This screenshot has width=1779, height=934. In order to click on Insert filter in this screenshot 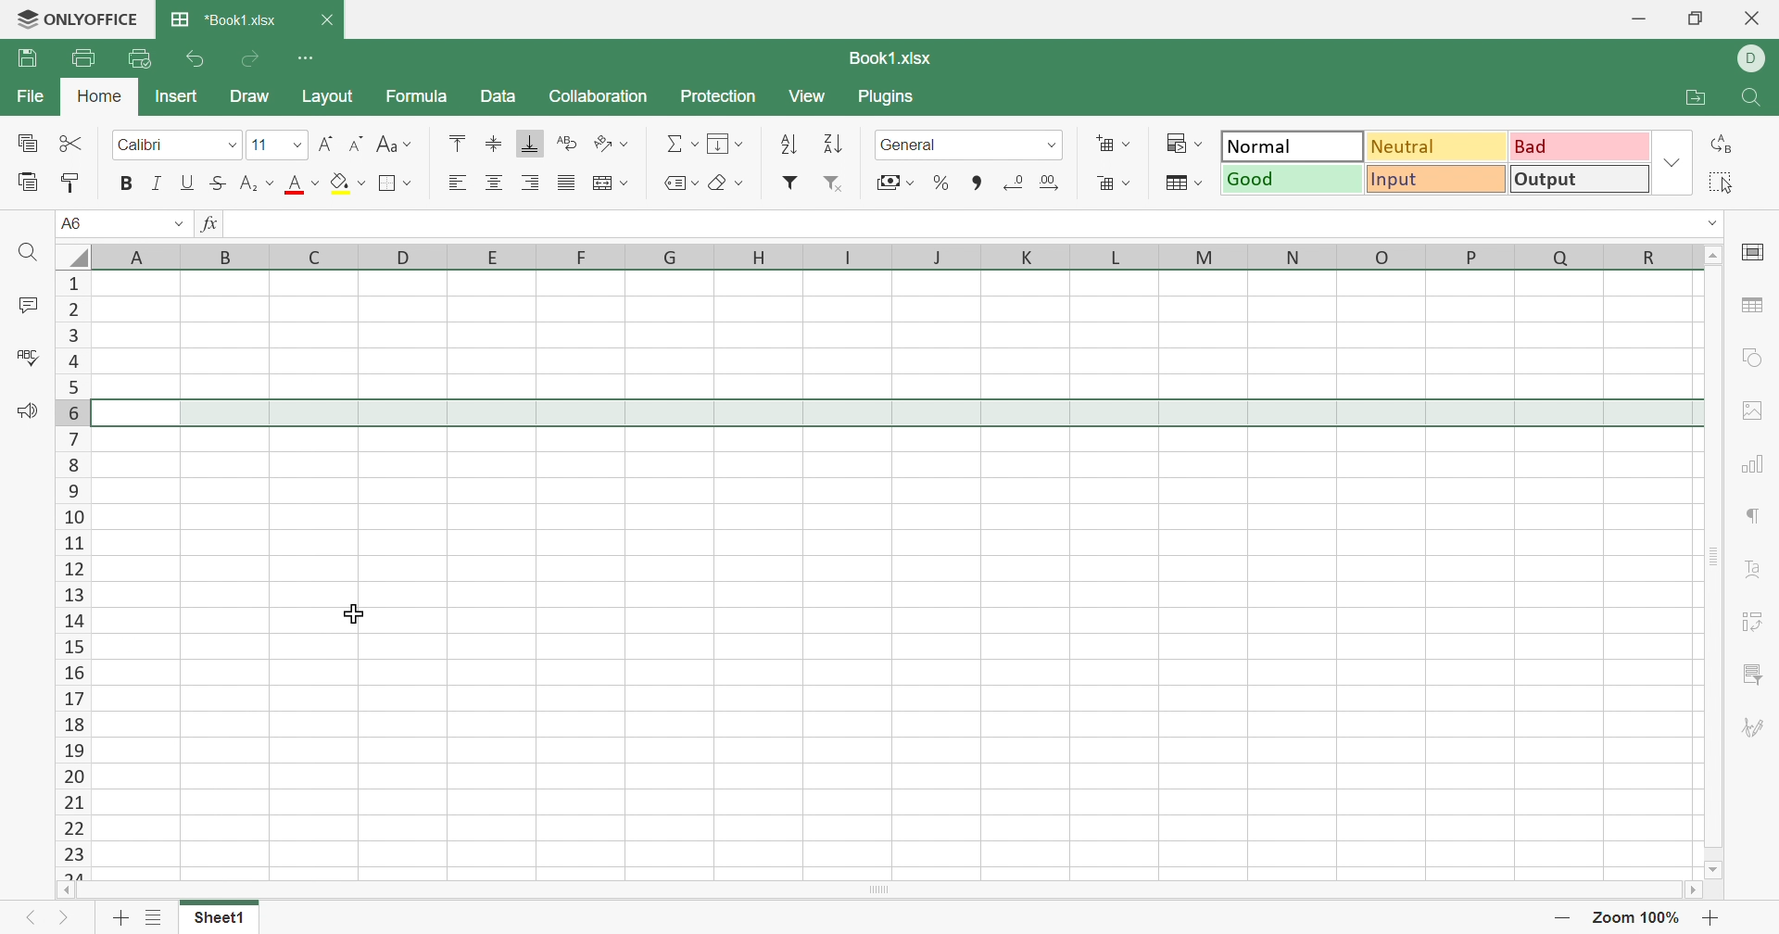, I will do `click(793, 183)`.